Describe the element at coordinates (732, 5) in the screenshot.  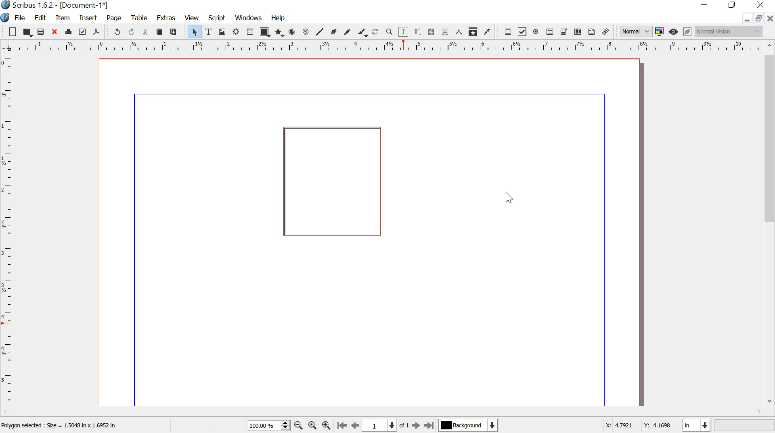
I see `restore down` at that location.